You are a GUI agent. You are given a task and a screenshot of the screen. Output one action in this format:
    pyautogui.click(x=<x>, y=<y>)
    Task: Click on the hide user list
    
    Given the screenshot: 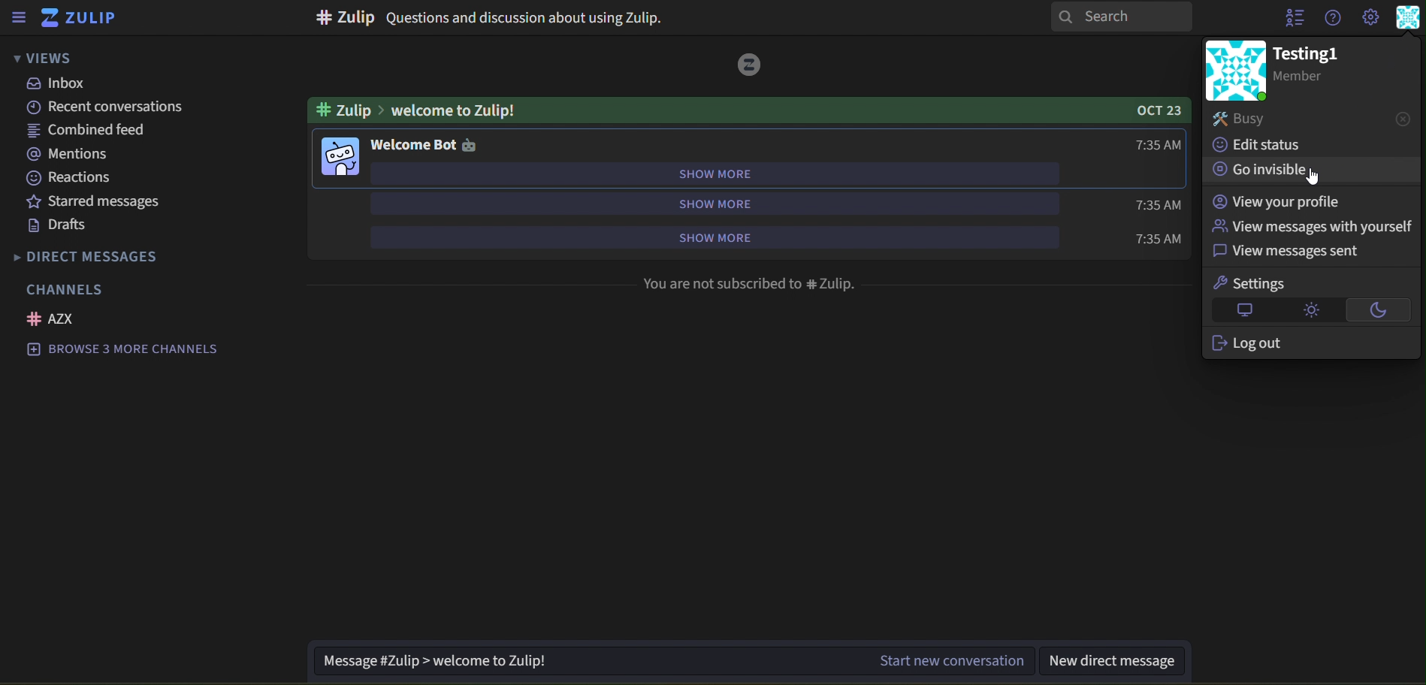 What is the action you would take?
    pyautogui.click(x=1291, y=20)
    